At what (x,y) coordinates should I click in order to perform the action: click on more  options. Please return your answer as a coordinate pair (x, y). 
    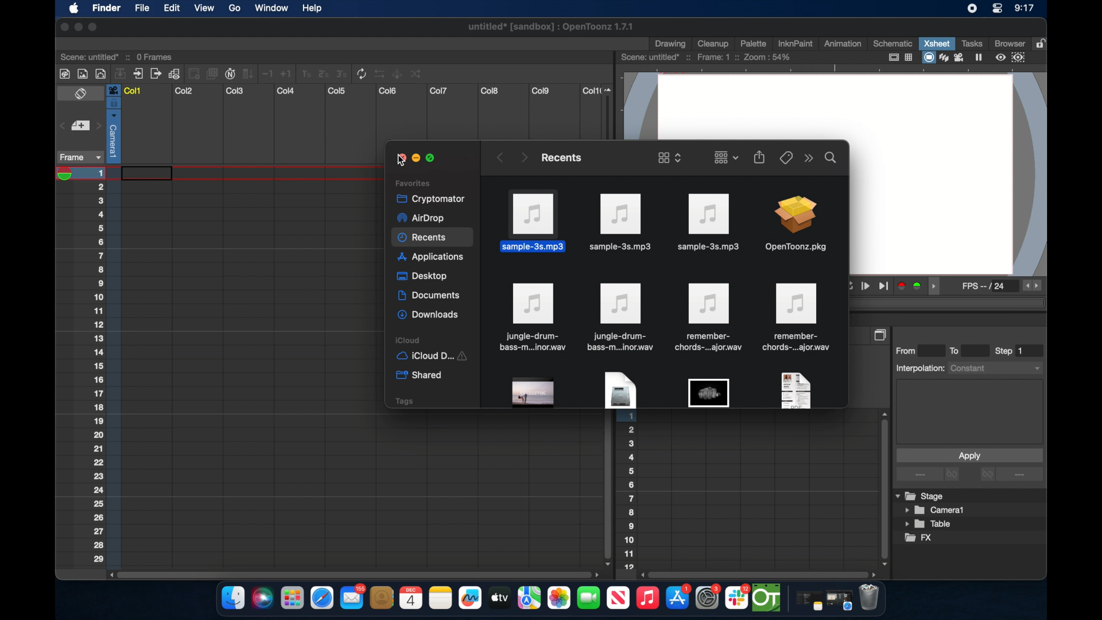
    Looking at the image, I should click on (929, 475).